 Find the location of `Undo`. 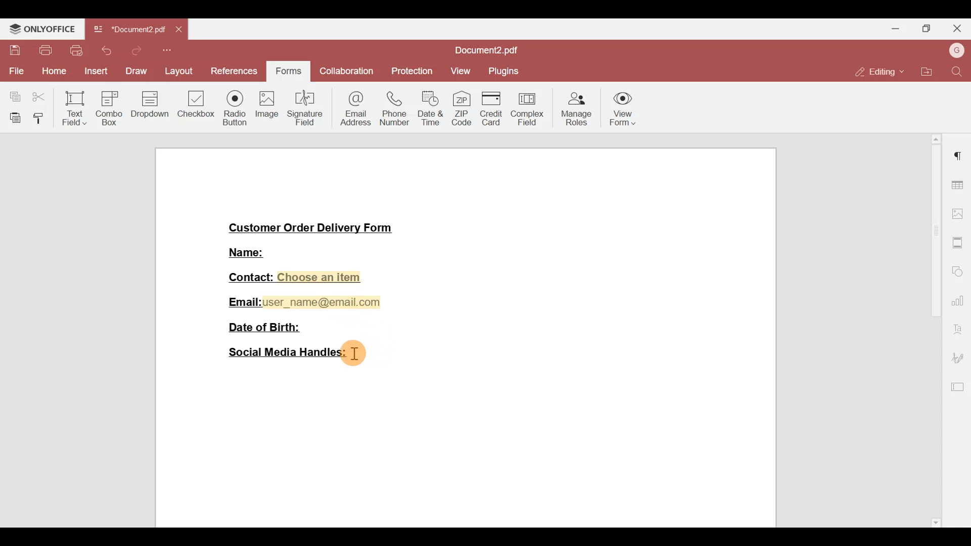

Undo is located at coordinates (108, 51).